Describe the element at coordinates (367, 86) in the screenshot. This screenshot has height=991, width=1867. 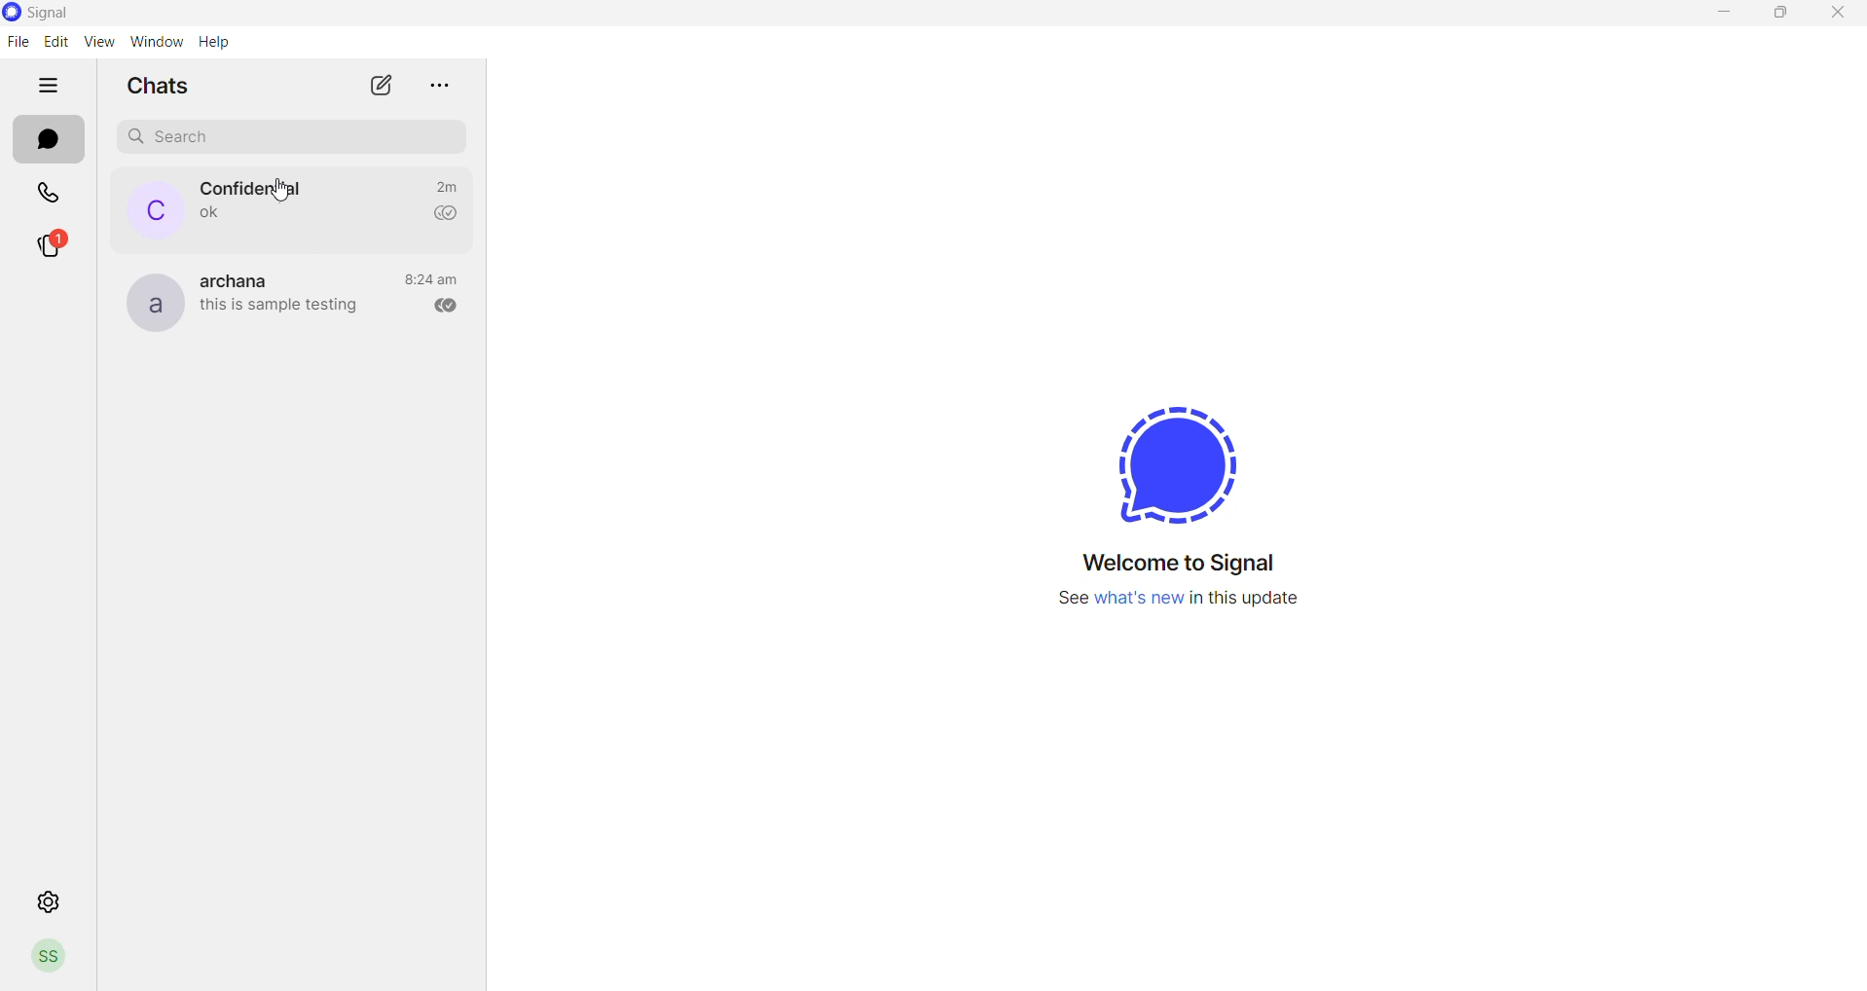
I see `new chat` at that location.